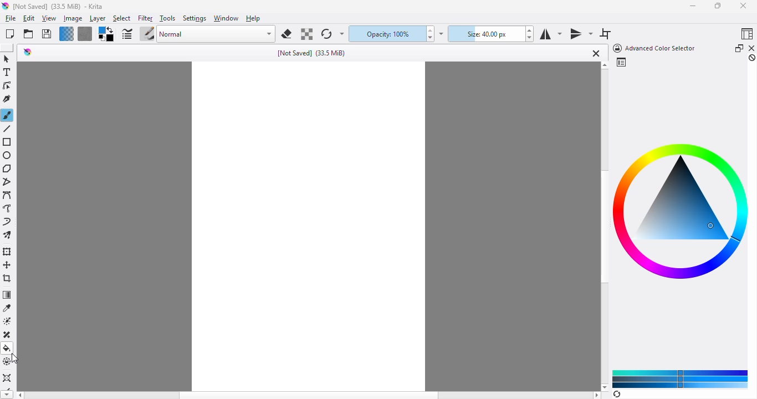 Image resolution: width=757 pixels, height=399 pixels. What do you see at coordinates (47, 33) in the screenshot?
I see `save` at bounding box center [47, 33].